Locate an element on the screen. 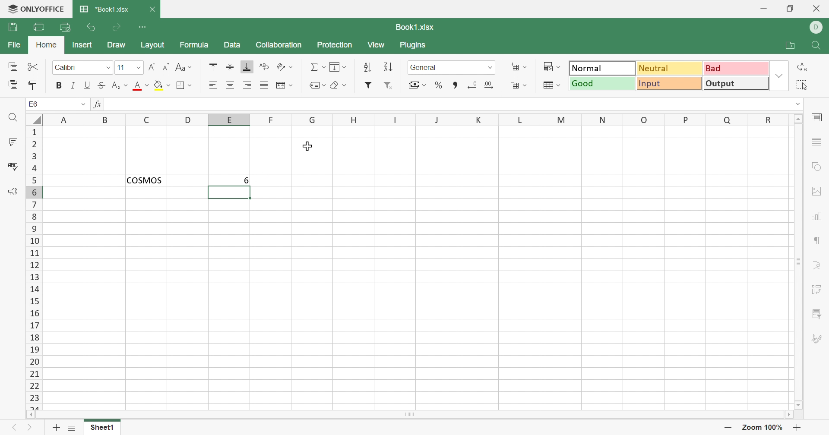  Drop down is located at coordinates (139, 67).